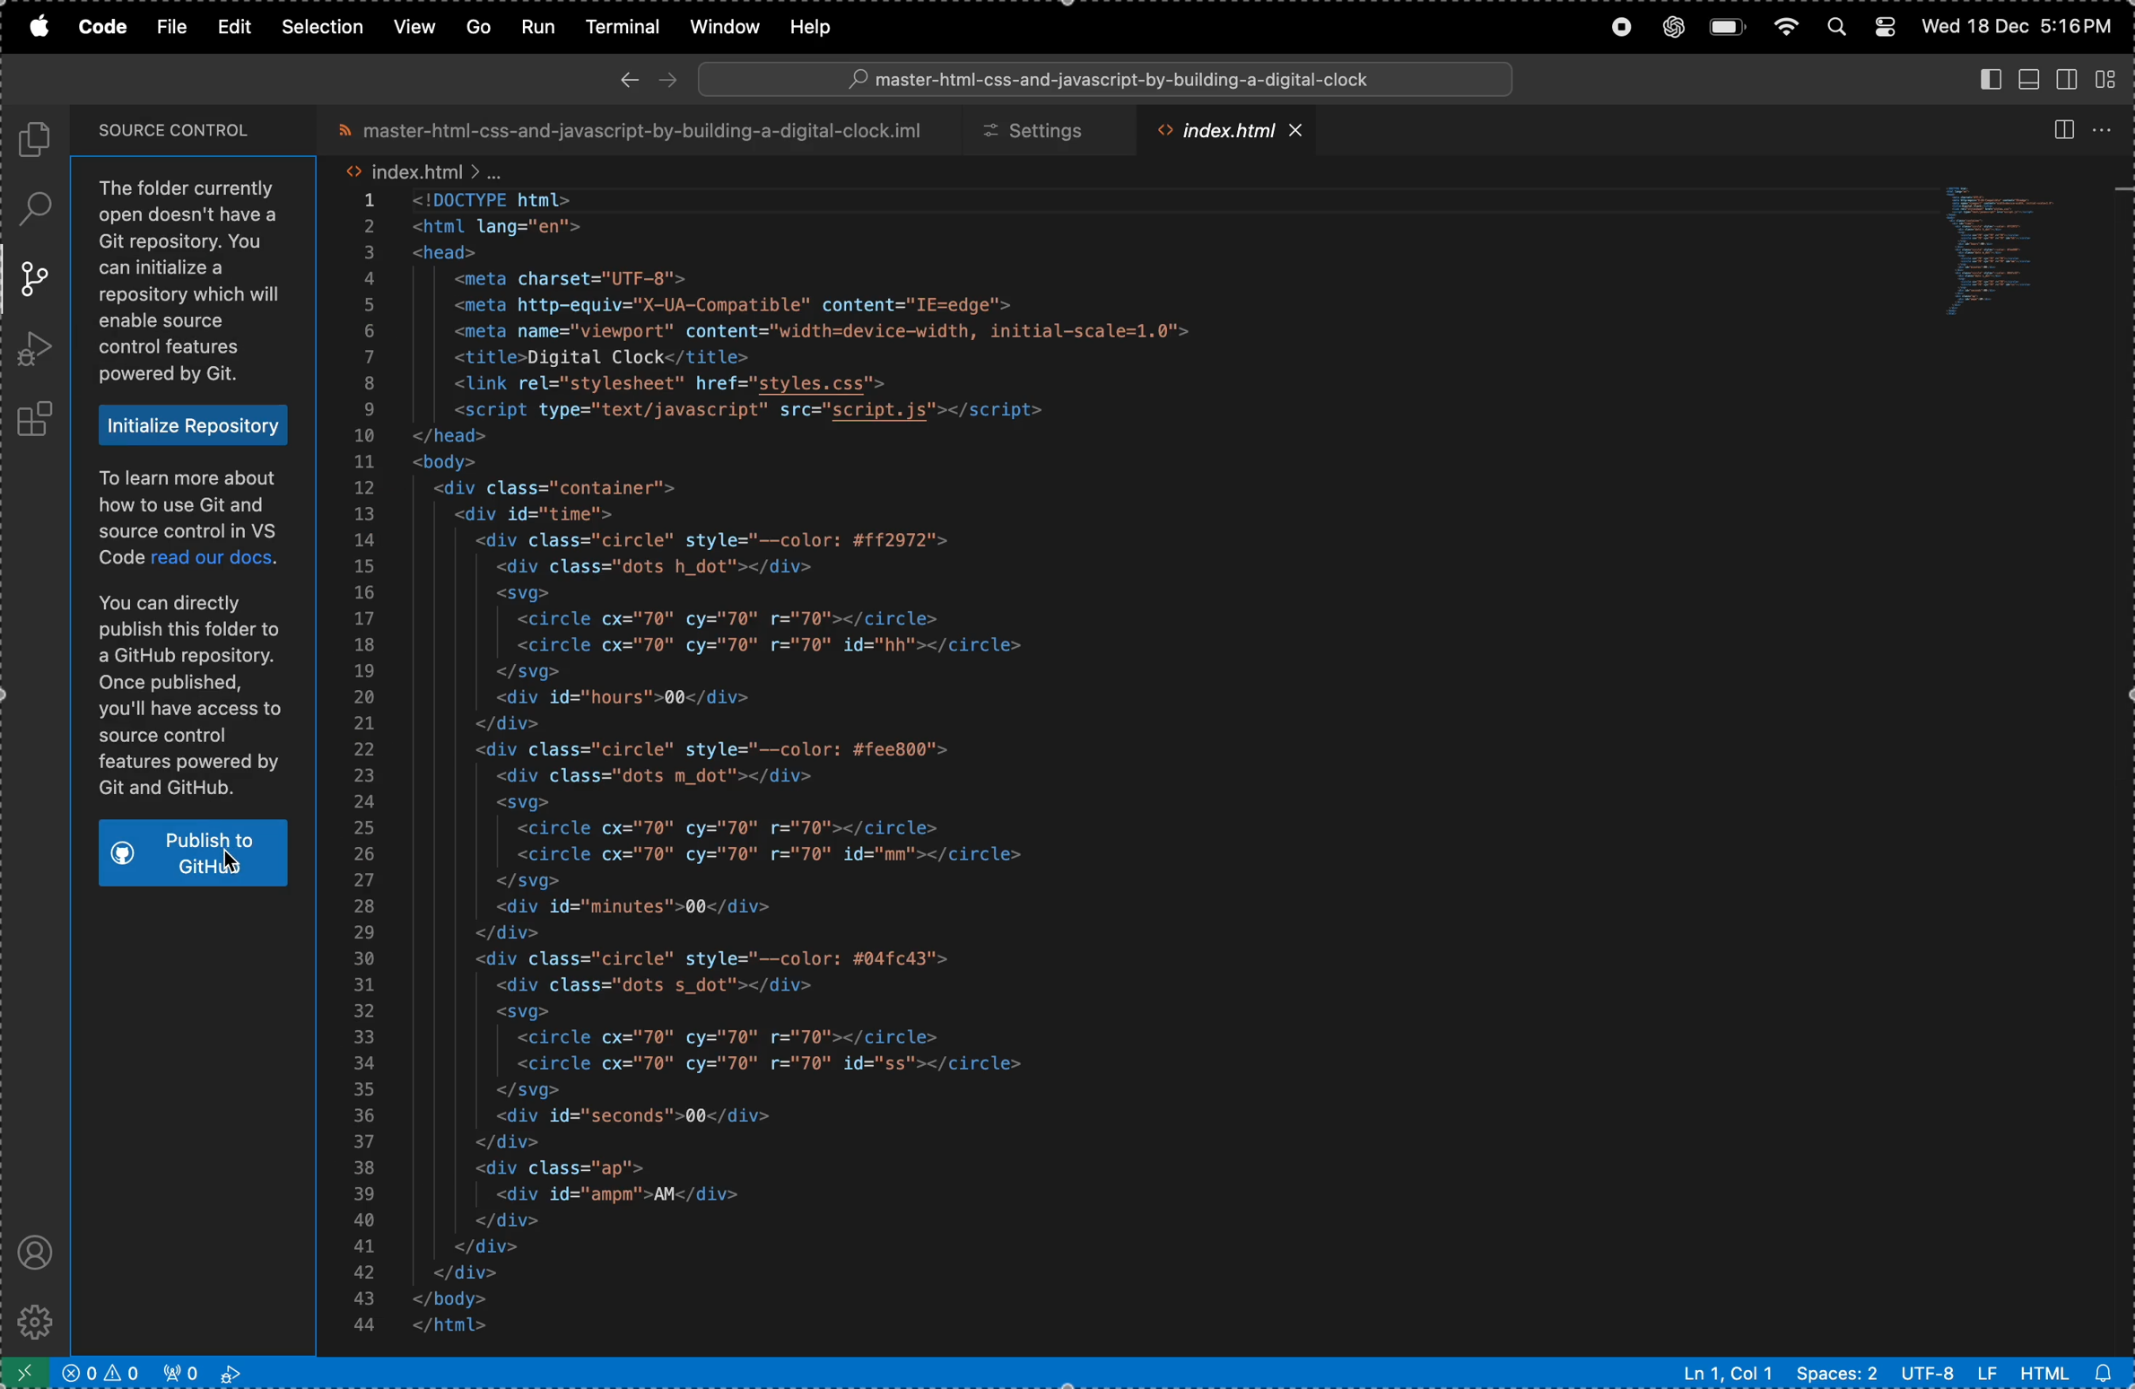 Image resolution: width=2135 pixels, height=1389 pixels. What do you see at coordinates (30, 1249) in the screenshot?
I see `profile` at bounding box center [30, 1249].